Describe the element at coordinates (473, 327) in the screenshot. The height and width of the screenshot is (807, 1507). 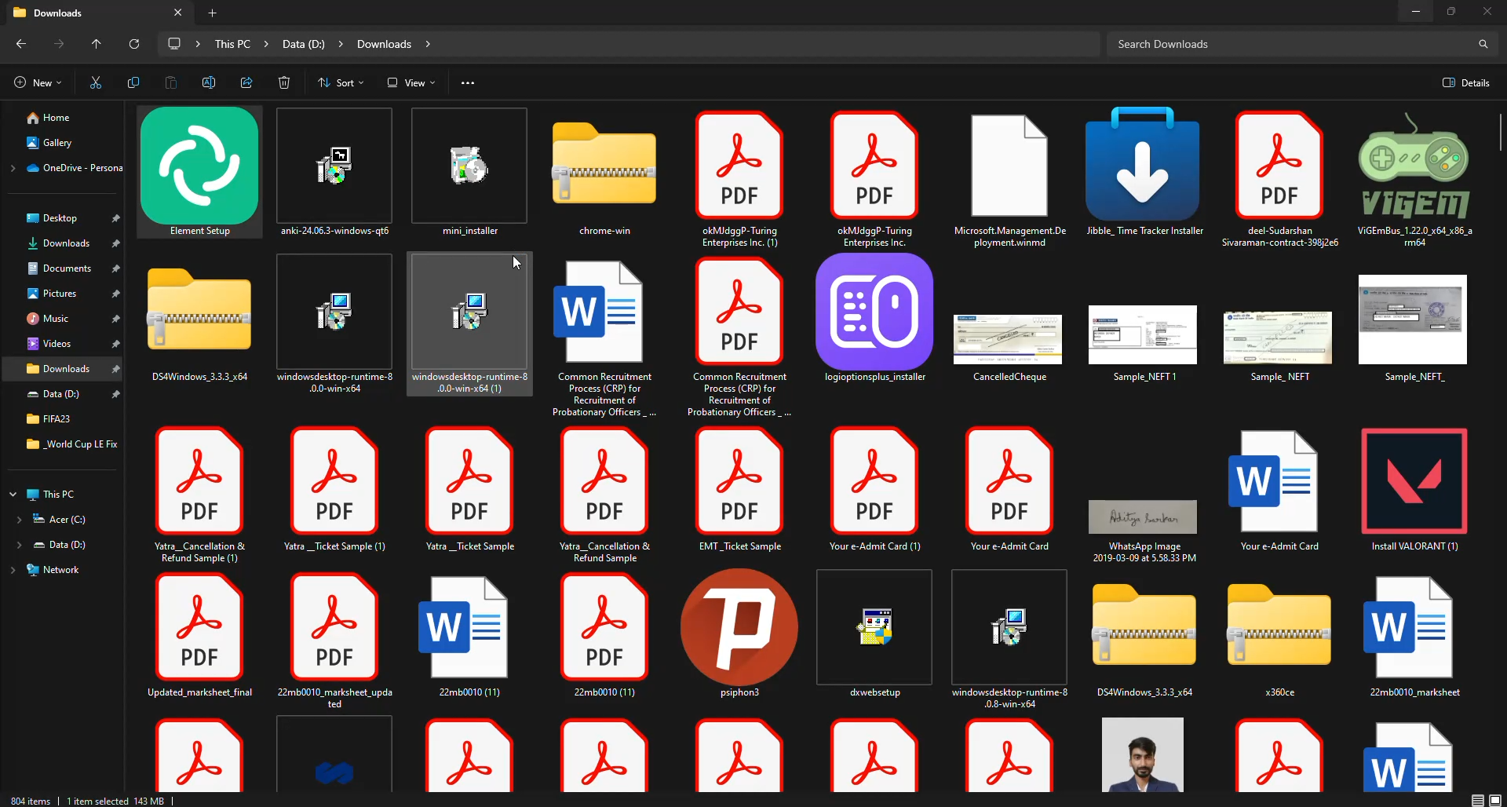
I see `file` at that location.